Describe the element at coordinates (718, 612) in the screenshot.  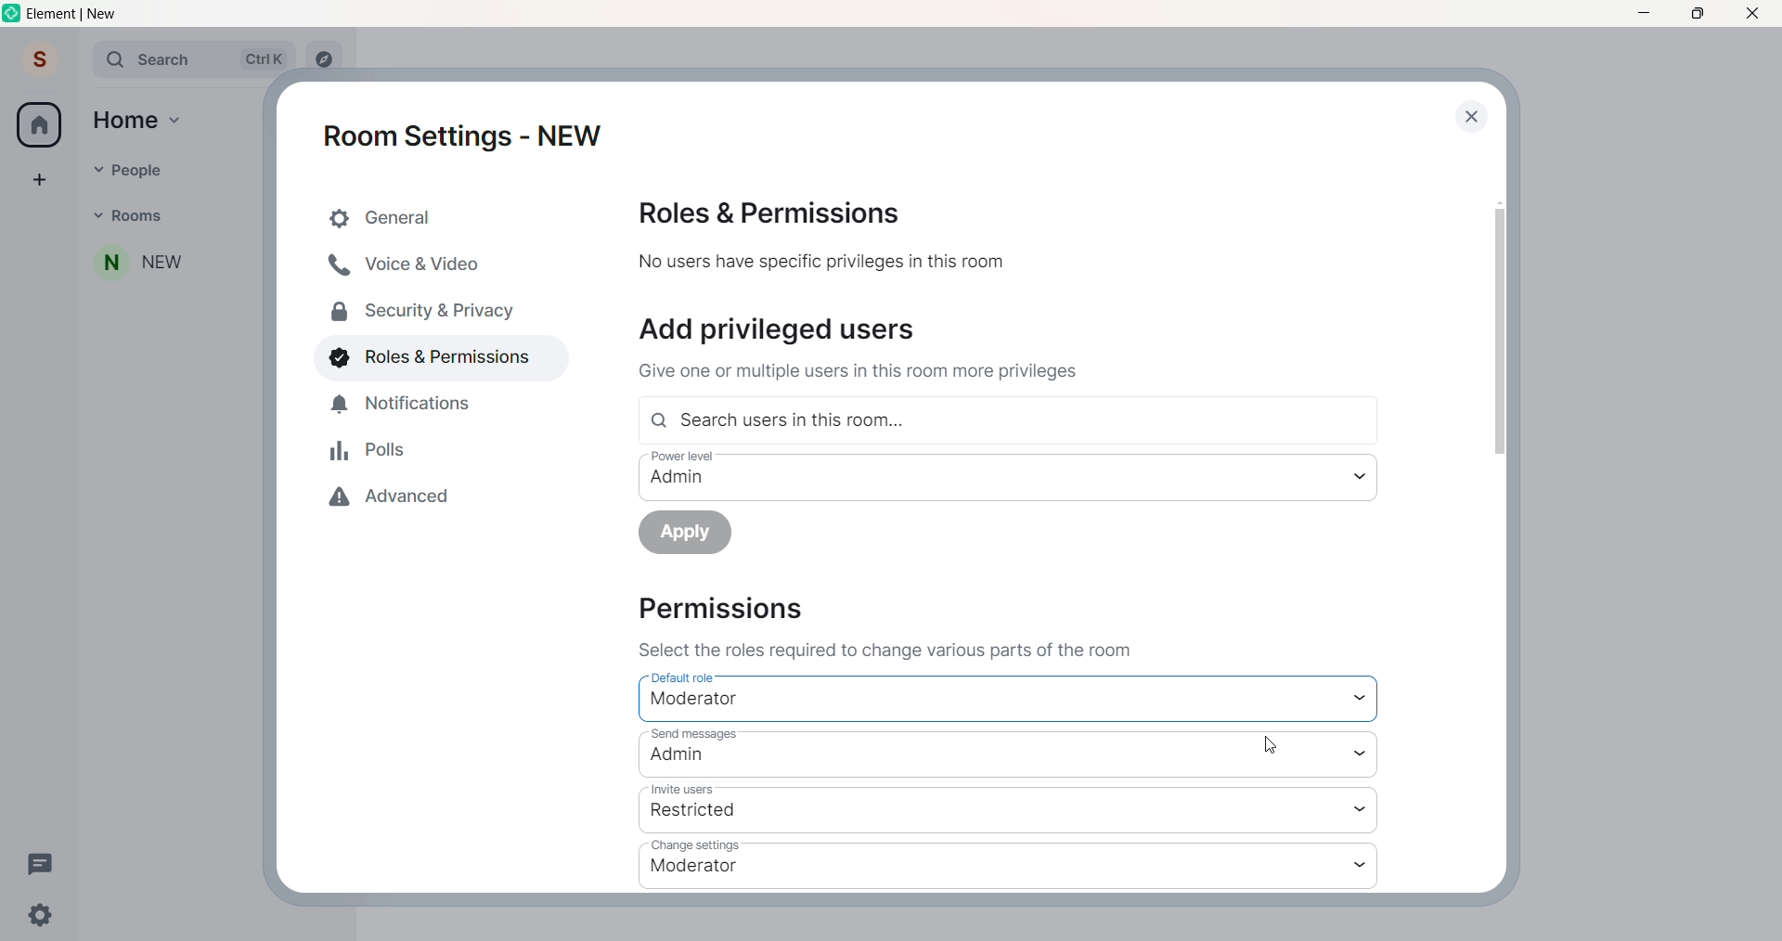
I see `permission` at that location.